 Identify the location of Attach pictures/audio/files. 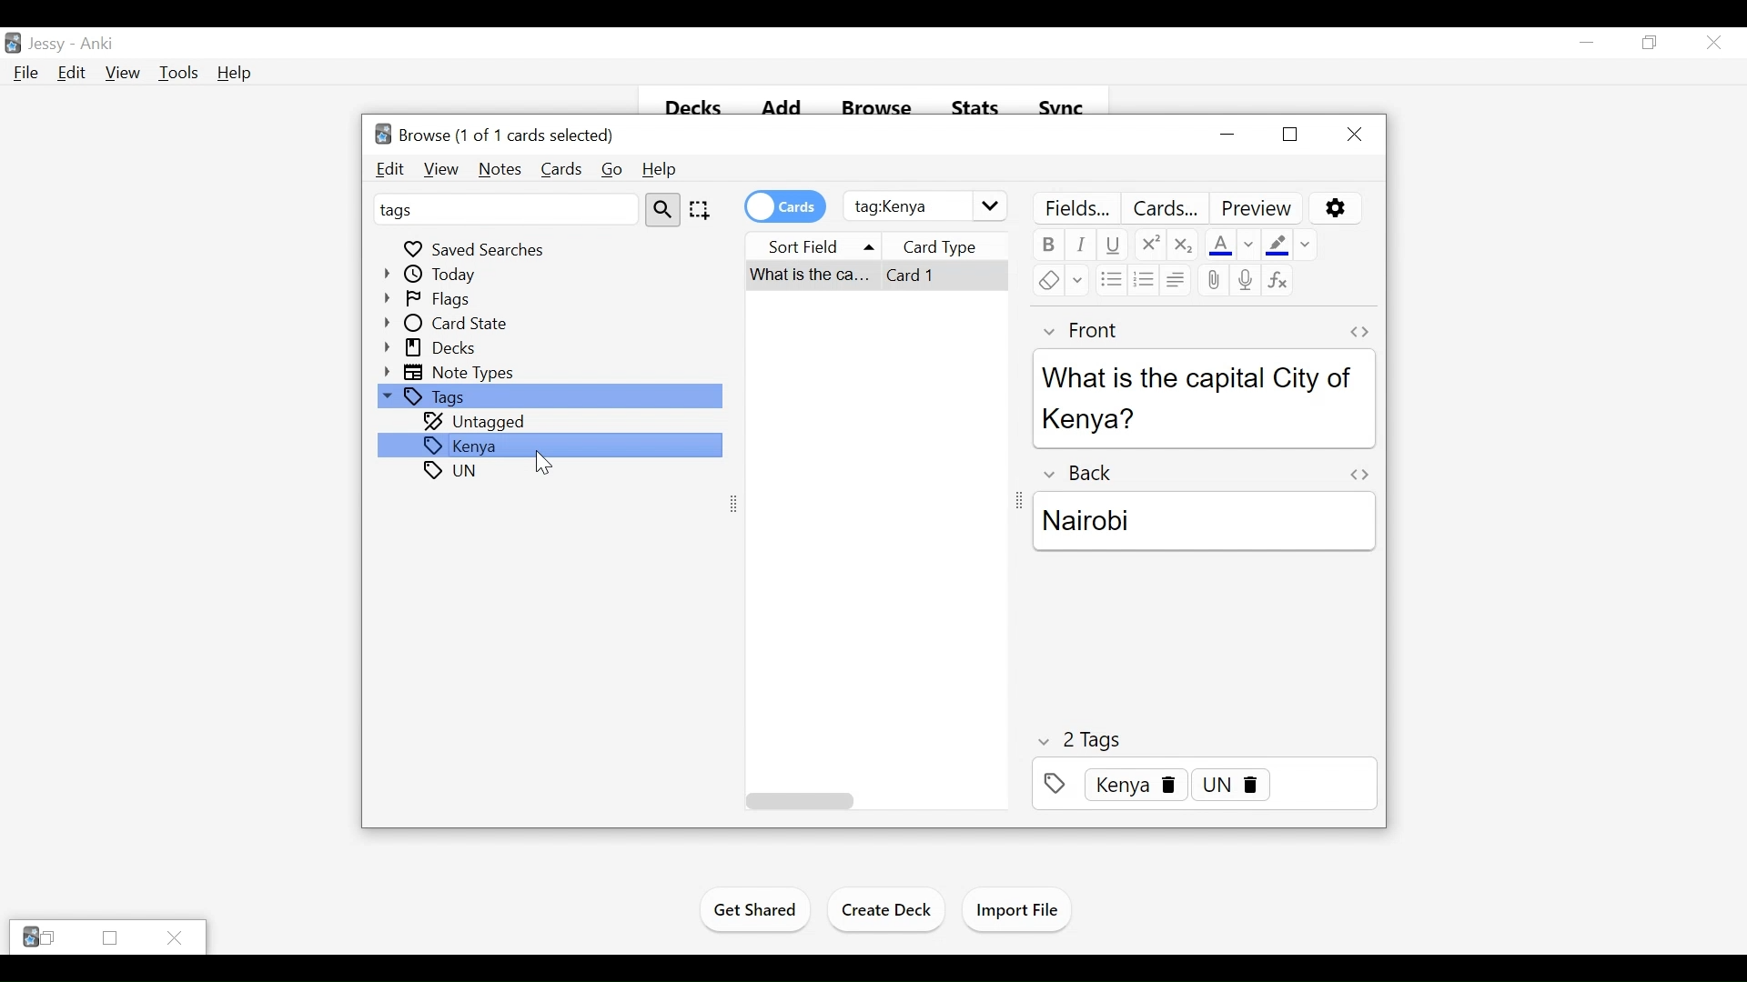
(1213, 280).